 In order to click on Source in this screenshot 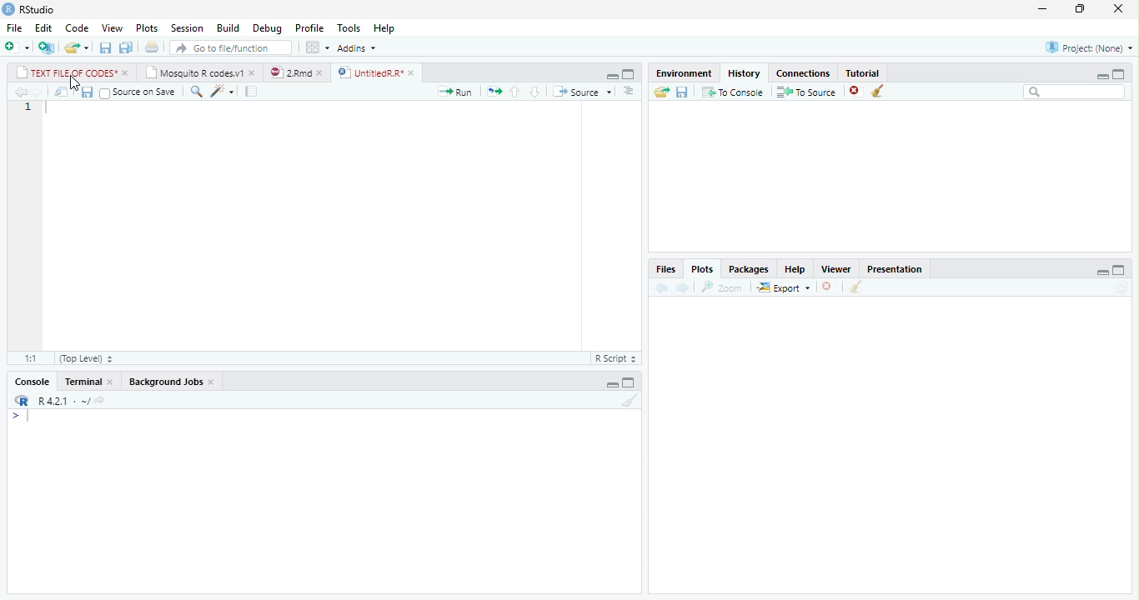, I will do `click(581, 92)`.